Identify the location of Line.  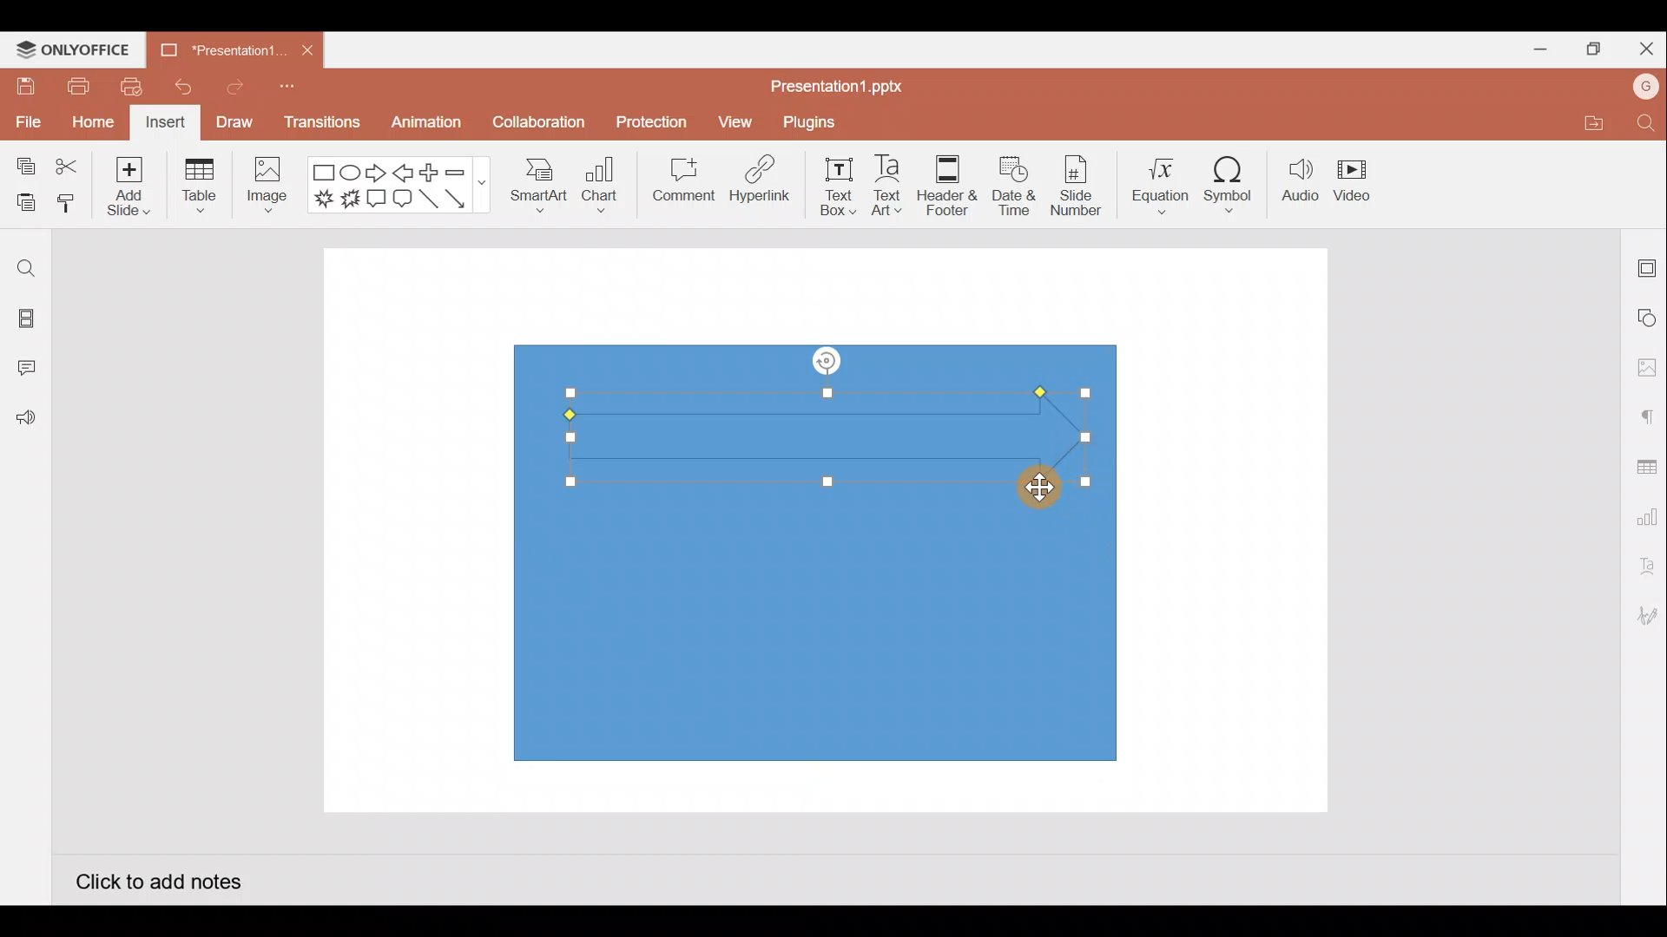
(431, 204).